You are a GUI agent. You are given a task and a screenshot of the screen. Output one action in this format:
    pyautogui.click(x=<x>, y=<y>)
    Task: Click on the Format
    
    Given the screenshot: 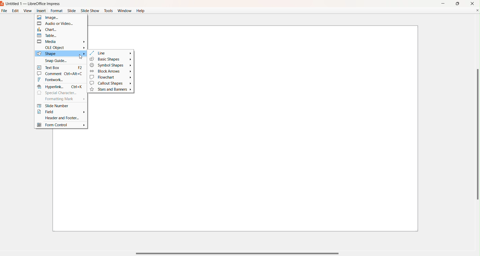 What is the action you would take?
    pyautogui.click(x=57, y=11)
    